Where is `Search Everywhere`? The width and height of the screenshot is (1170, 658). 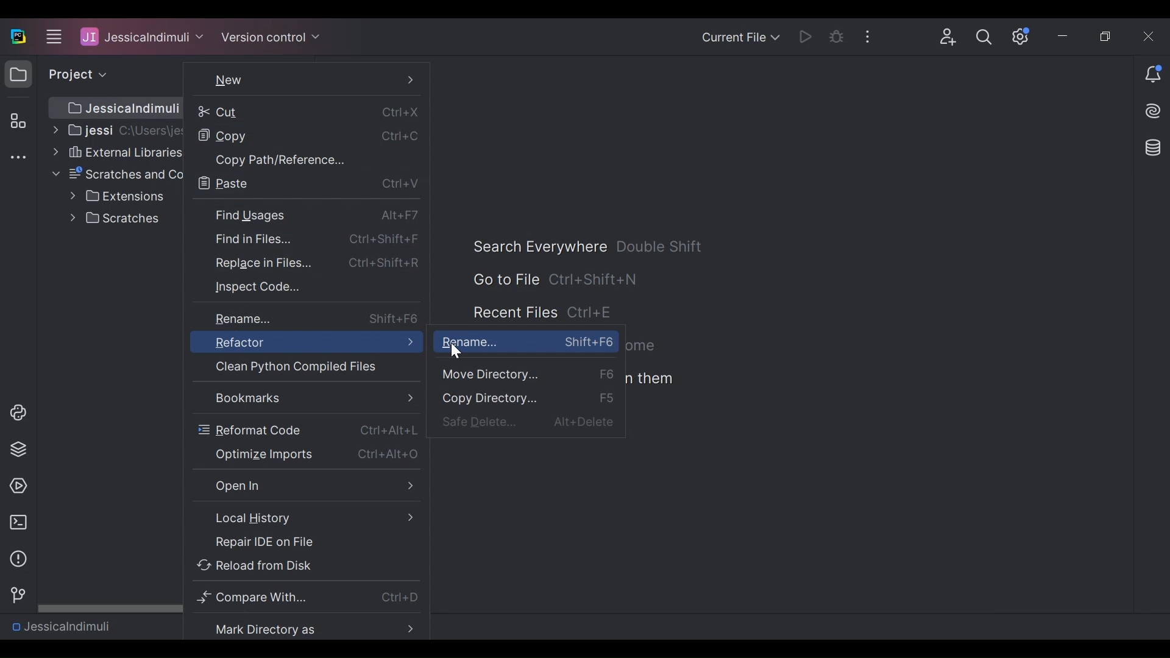 Search Everywhere is located at coordinates (539, 247).